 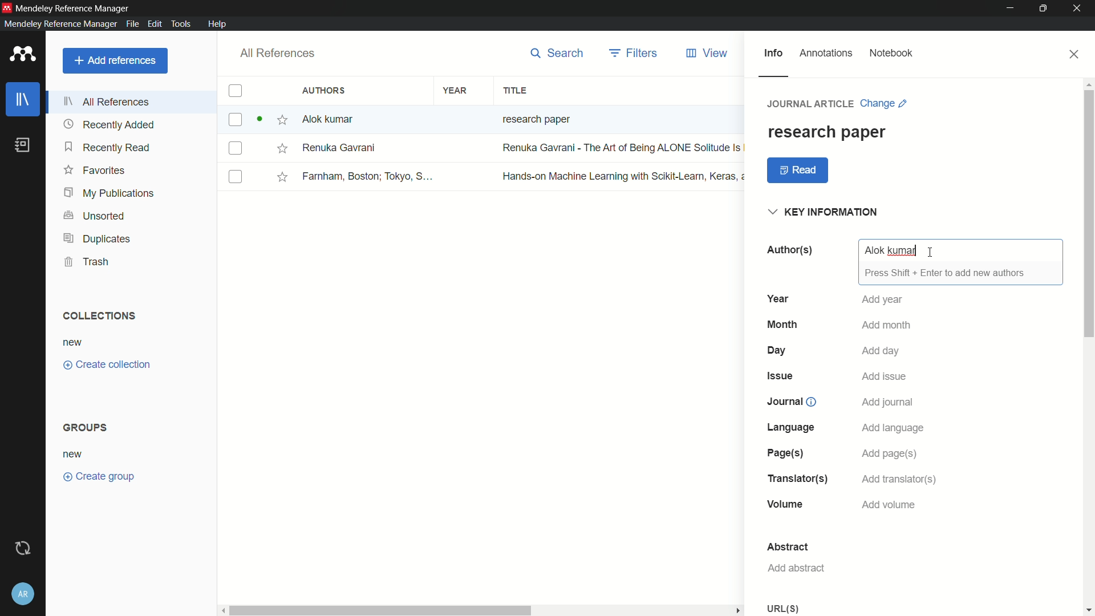 What do you see at coordinates (798, 171) in the screenshot?
I see `read` at bounding box center [798, 171].